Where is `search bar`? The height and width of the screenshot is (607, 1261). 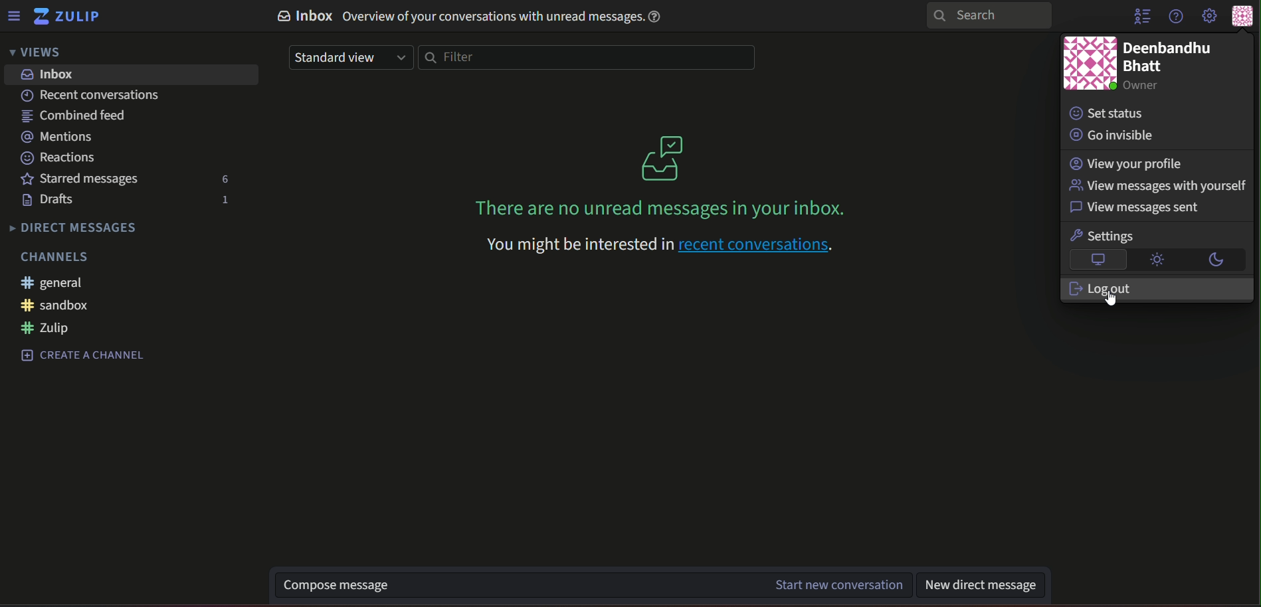
search bar is located at coordinates (989, 16).